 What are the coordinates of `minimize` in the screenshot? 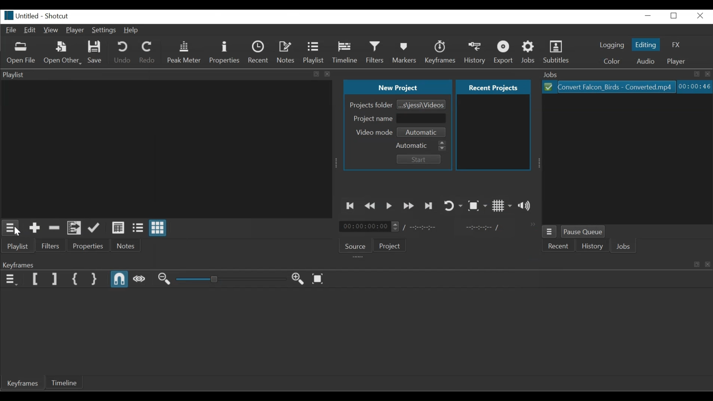 It's located at (648, 16).